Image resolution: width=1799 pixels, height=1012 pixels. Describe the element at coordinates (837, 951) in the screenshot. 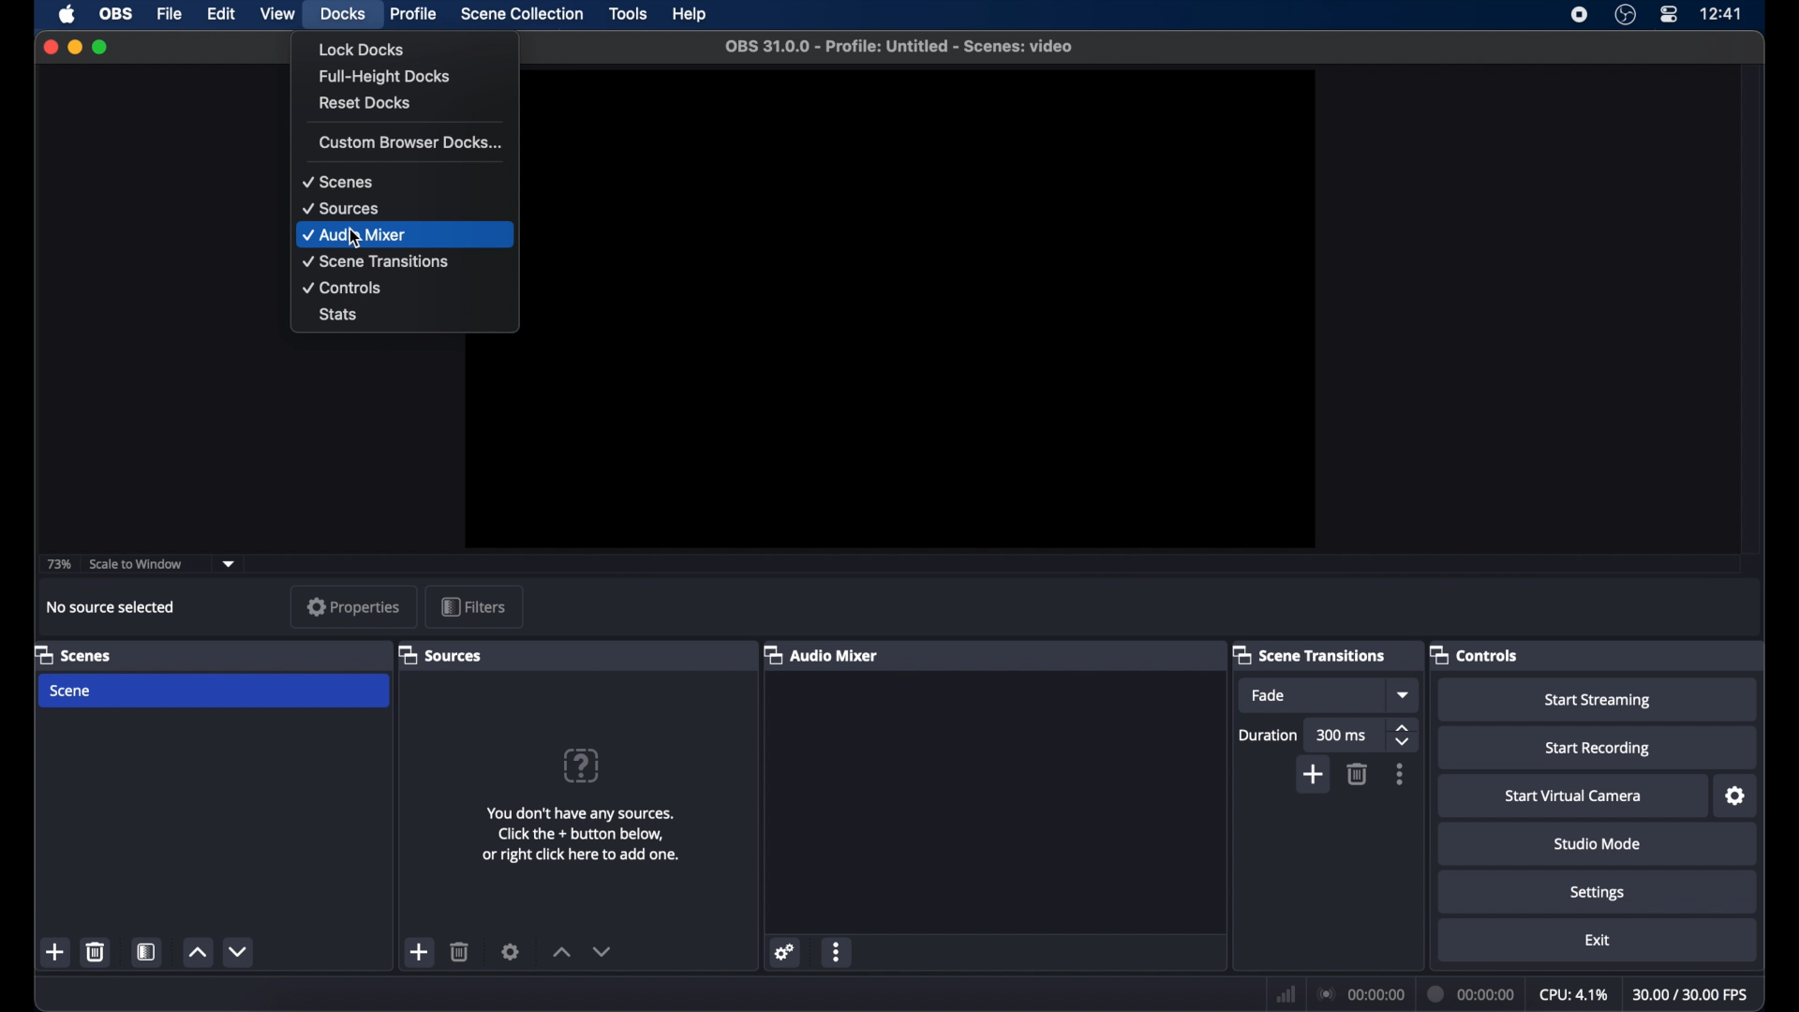

I see `more options` at that location.